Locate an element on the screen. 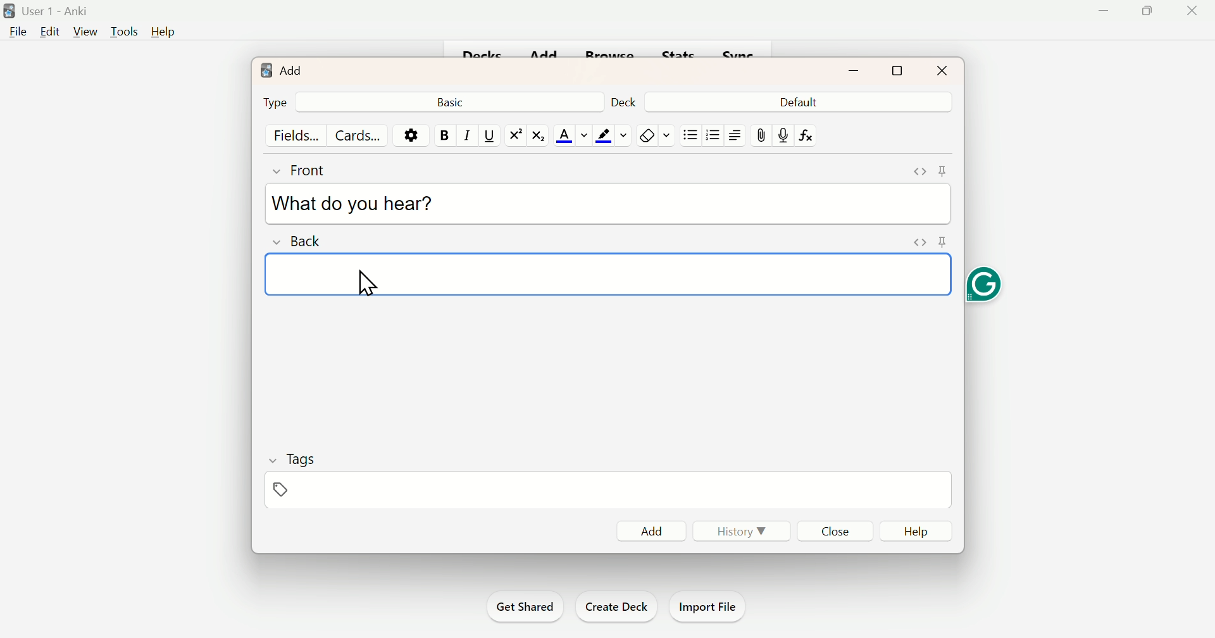 Image resolution: width=1215 pixels, height=638 pixels. History is located at coordinates (743, 532).